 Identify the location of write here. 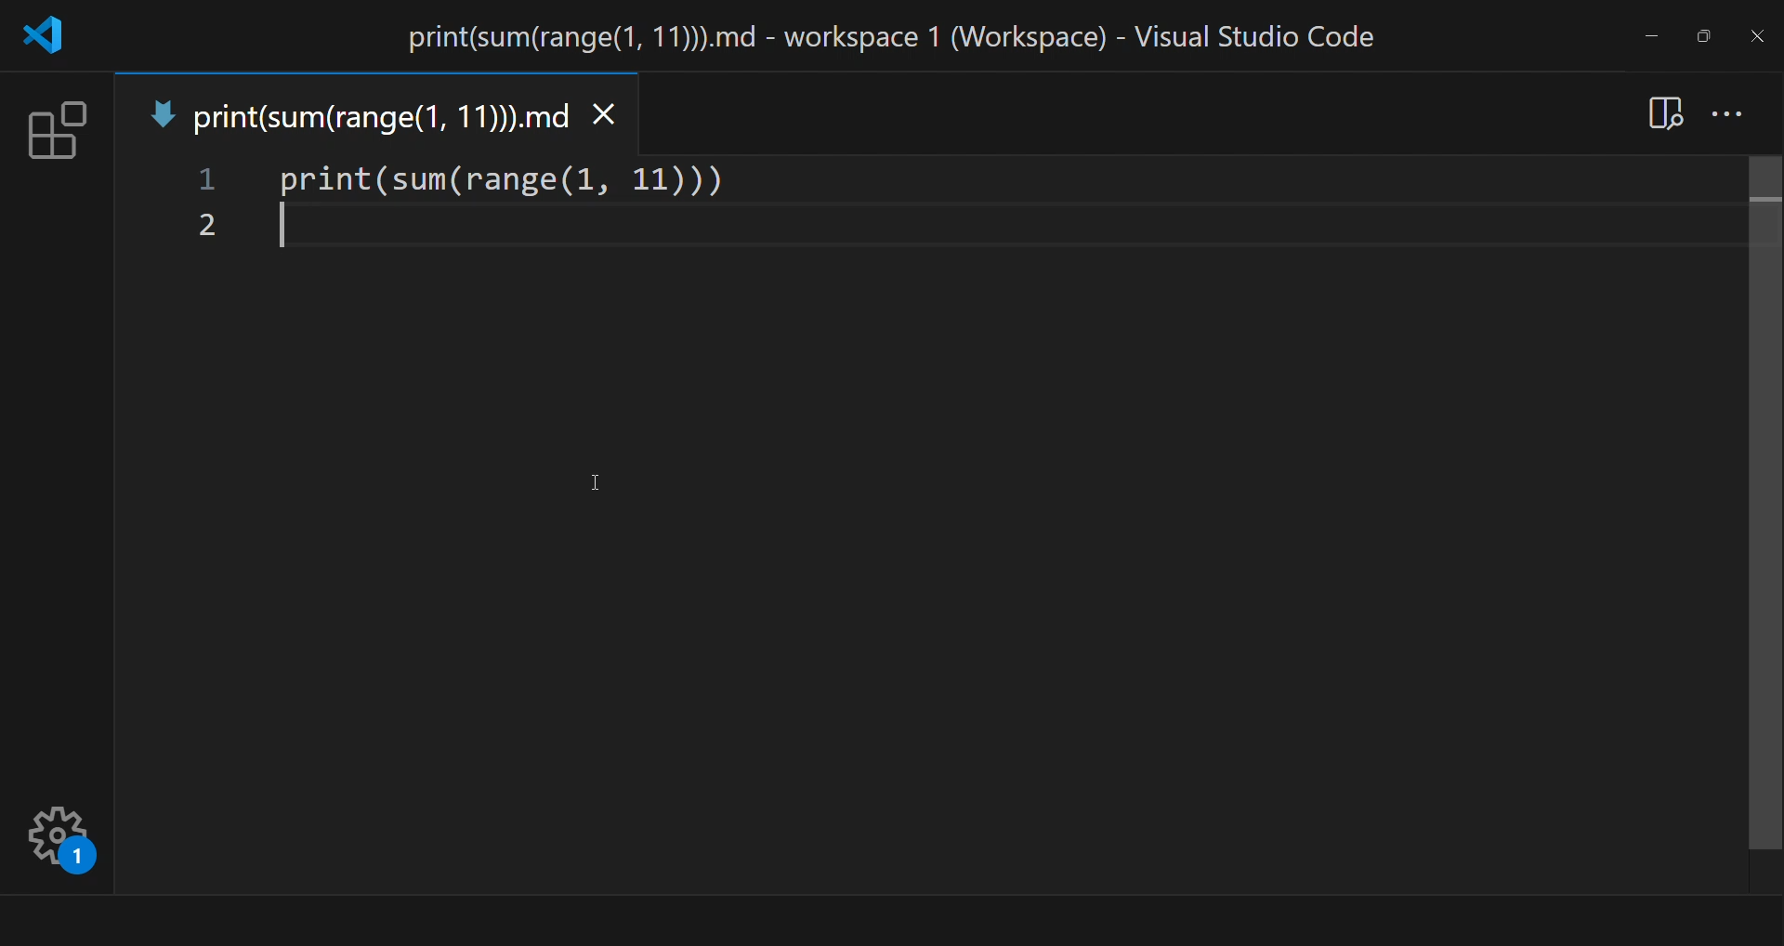
(288, 232).